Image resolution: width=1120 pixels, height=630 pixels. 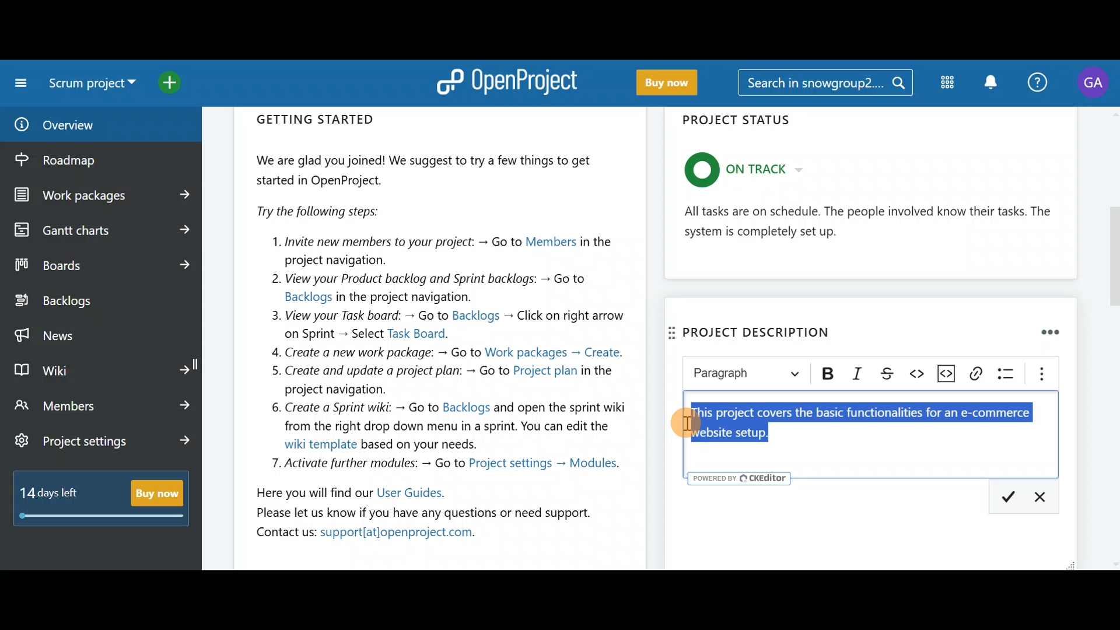 I want to click on Backlogs, so click(x=91, y=302).